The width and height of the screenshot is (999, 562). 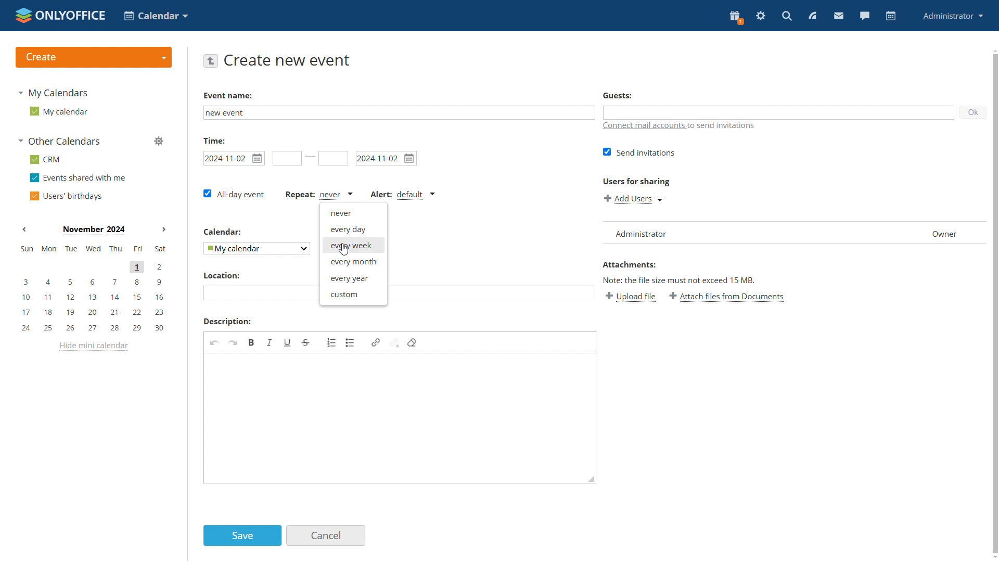 I want to click on create new event, so click(x=289, y=60).